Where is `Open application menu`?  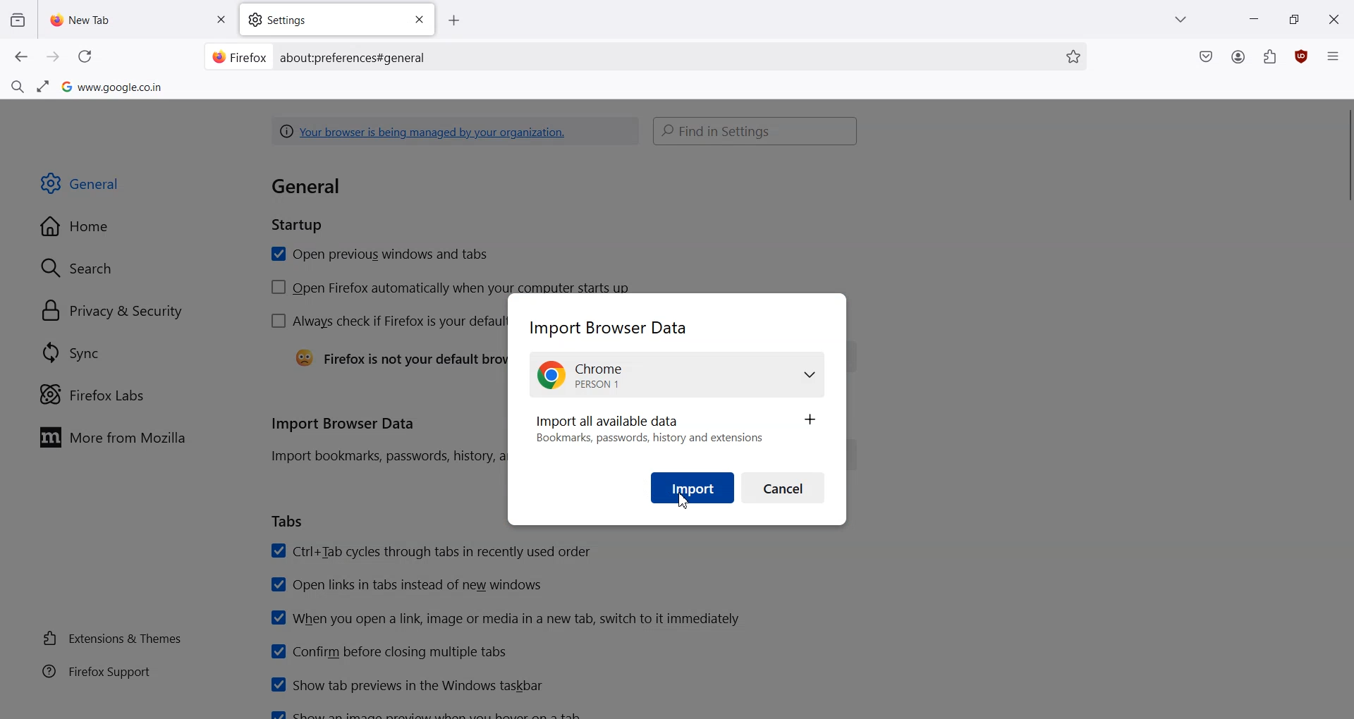 Open application menu is located at coordinates (1333, 54).